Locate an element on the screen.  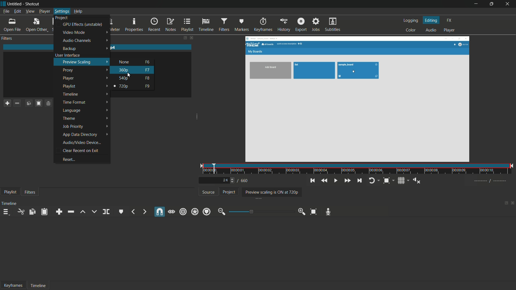
clear recent on exit is located at coordinates (80, 151).